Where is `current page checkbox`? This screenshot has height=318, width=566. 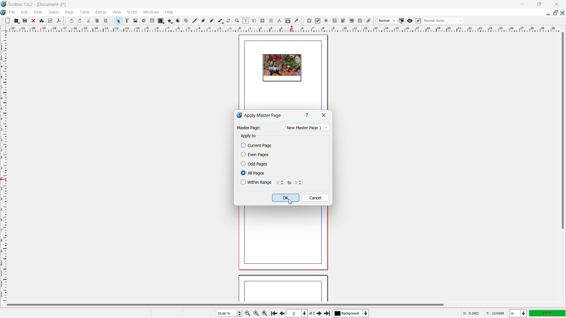
current page checkbox is located at coordinates (257, 145).